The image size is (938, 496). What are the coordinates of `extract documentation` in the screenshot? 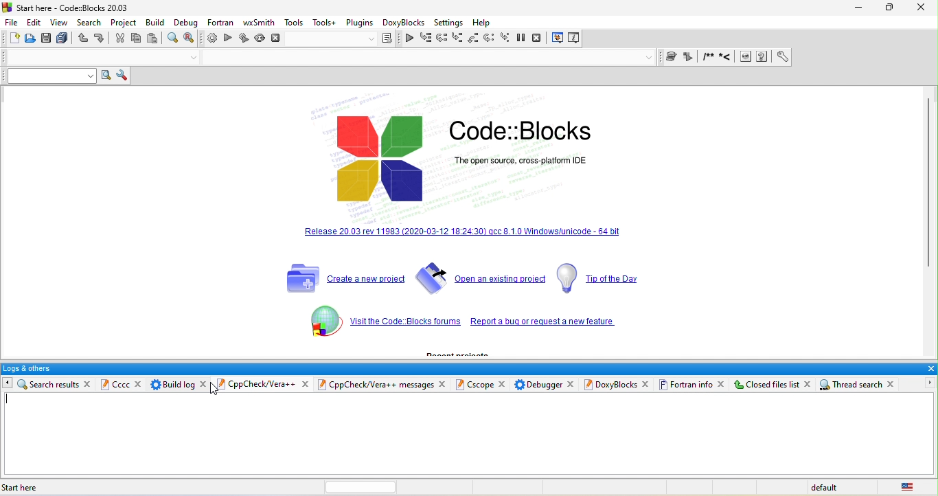 It's located at (690, 57).